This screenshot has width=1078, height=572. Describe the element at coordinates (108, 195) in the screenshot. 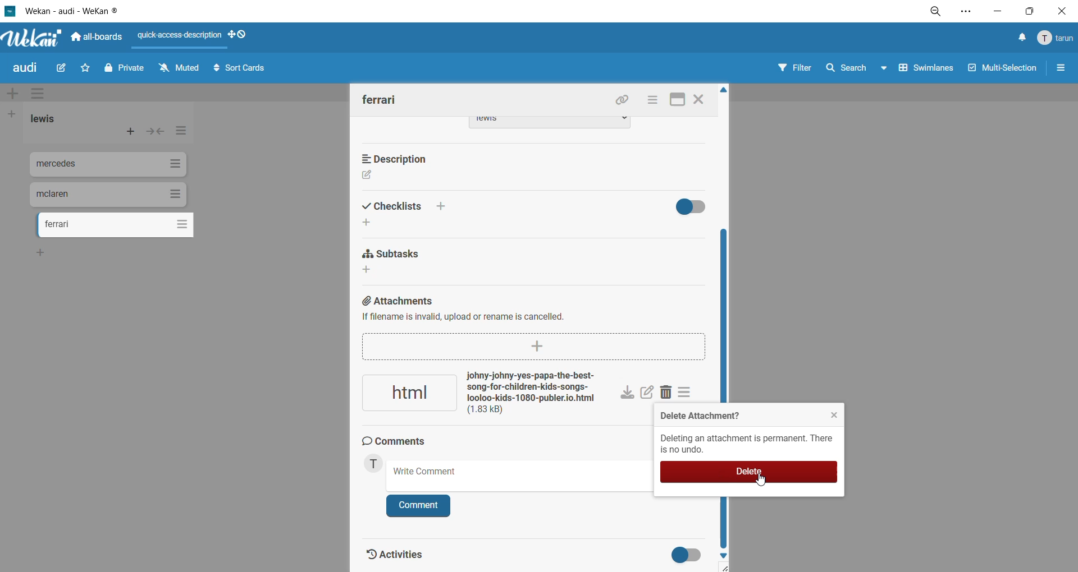

I see `cards` at that location.